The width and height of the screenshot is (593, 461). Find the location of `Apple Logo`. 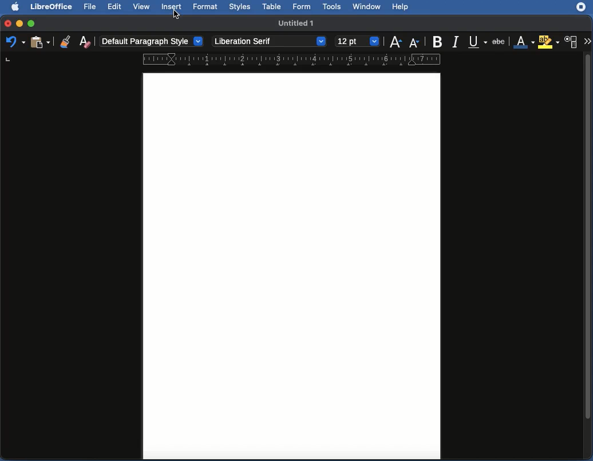

Apple Logo is located at coordinates (14, 7).